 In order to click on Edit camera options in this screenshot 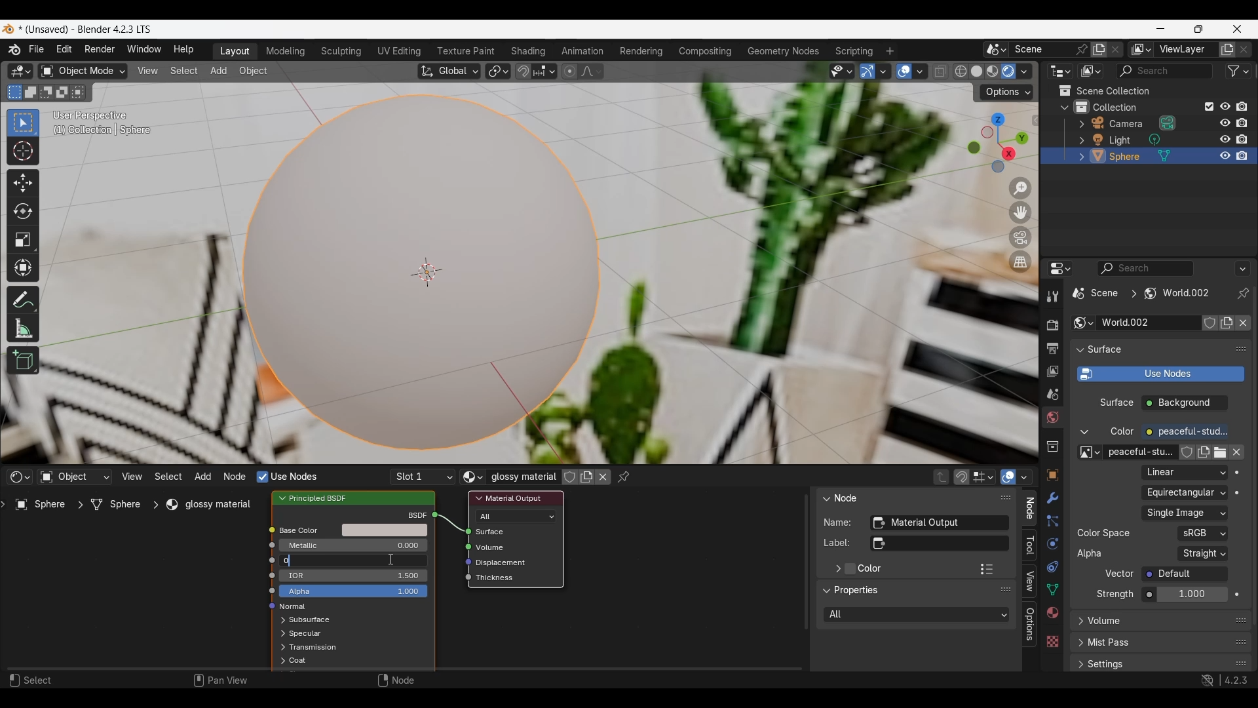, I will do `click(1098, 123)`.